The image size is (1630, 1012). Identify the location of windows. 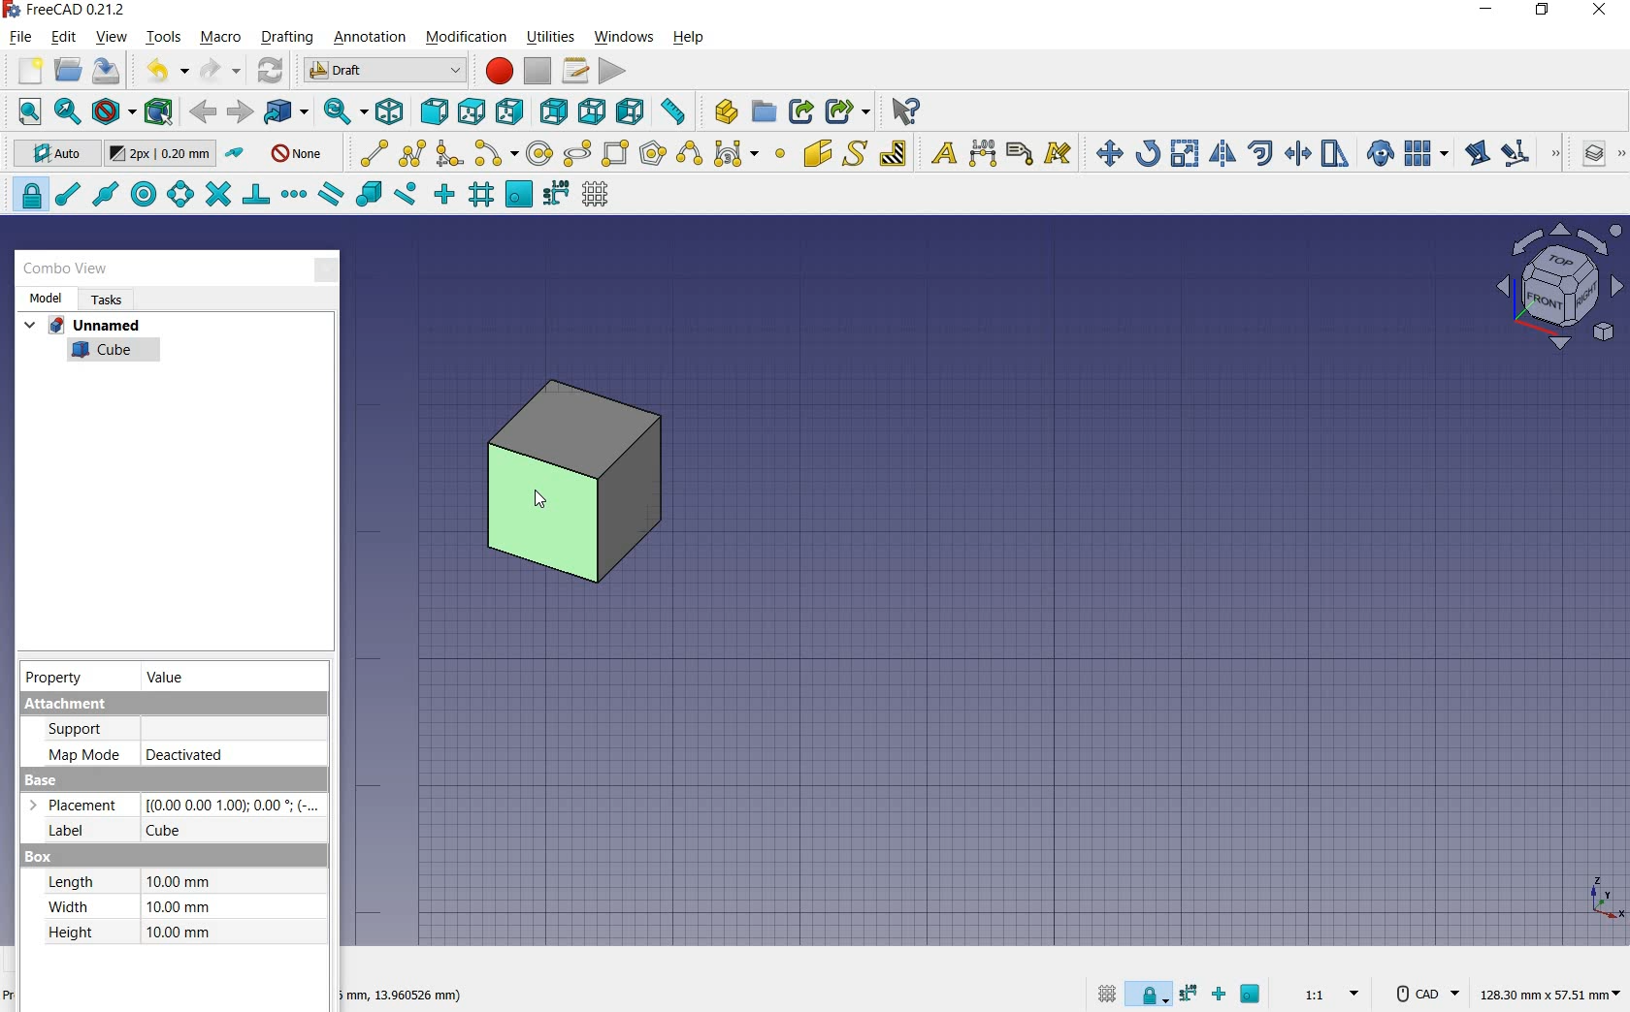
(623, 37).